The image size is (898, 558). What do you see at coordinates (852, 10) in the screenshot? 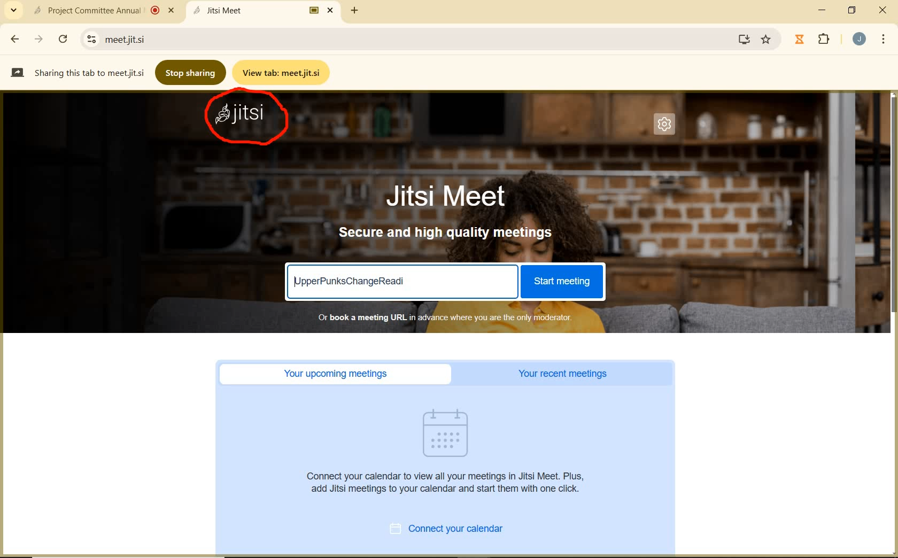
I see `RESTORE DOWN` at bounding box center [852, 10].